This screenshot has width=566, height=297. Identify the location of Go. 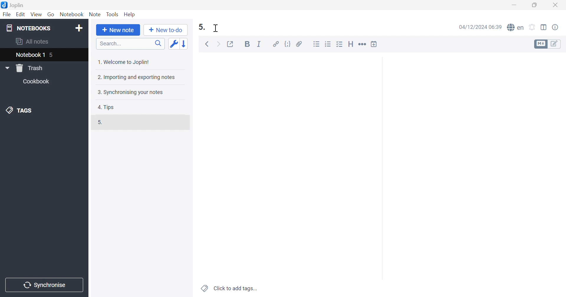
(51, 14).